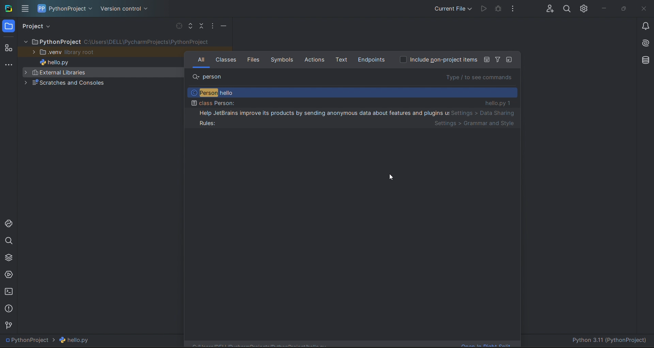 The height and width of the screenshot is (348, 654). I want to click on Python 3.11 (PythonProject), so click(610, 340).